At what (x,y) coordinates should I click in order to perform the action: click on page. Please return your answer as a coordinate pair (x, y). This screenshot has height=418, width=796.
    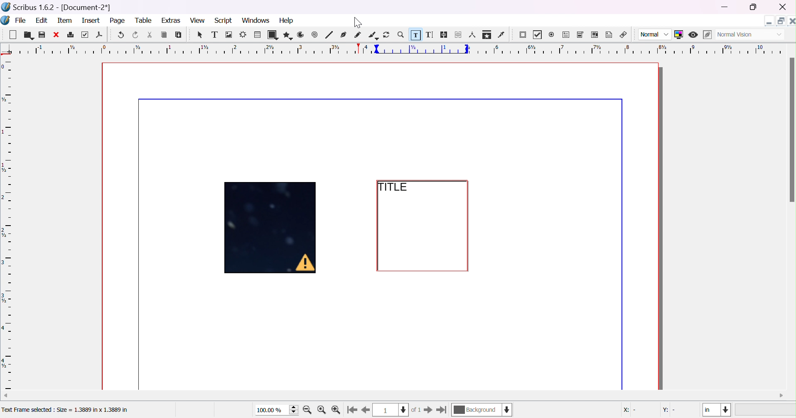
    Looking at the image, I should click on (119, 21).